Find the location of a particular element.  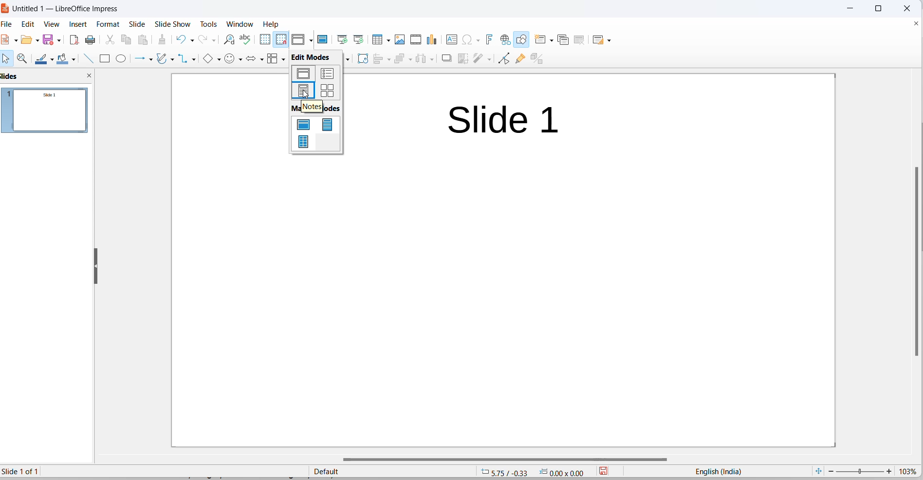

new slide is located at coordinates (540, 39).